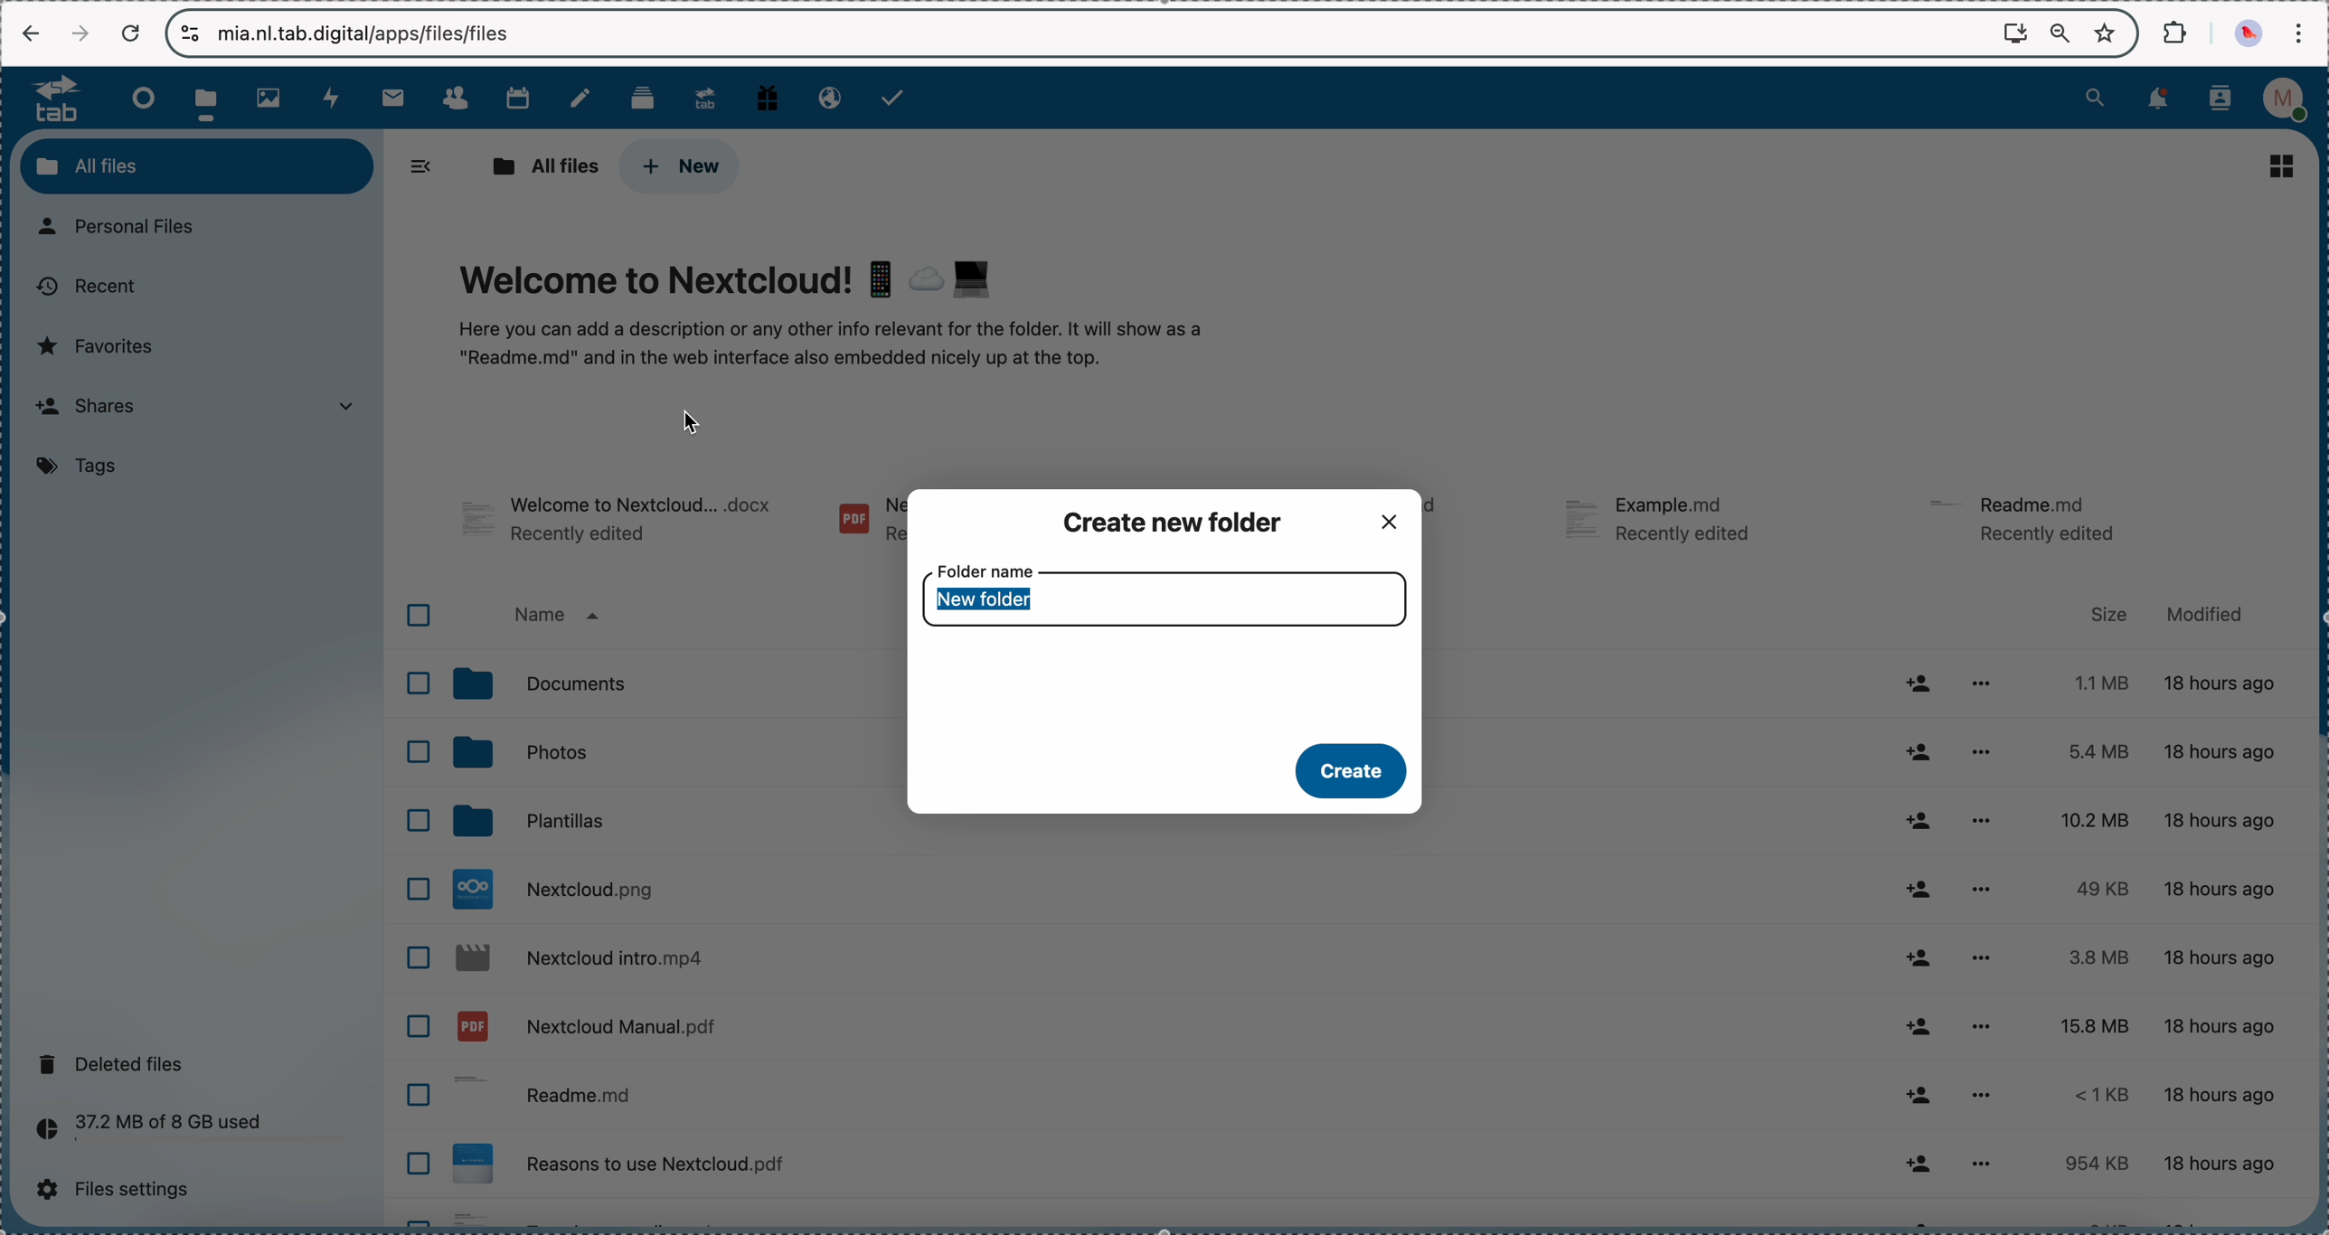  Describe the element at coordinates (117, 1063) in the screenshot. I see `deleted files` at that location.